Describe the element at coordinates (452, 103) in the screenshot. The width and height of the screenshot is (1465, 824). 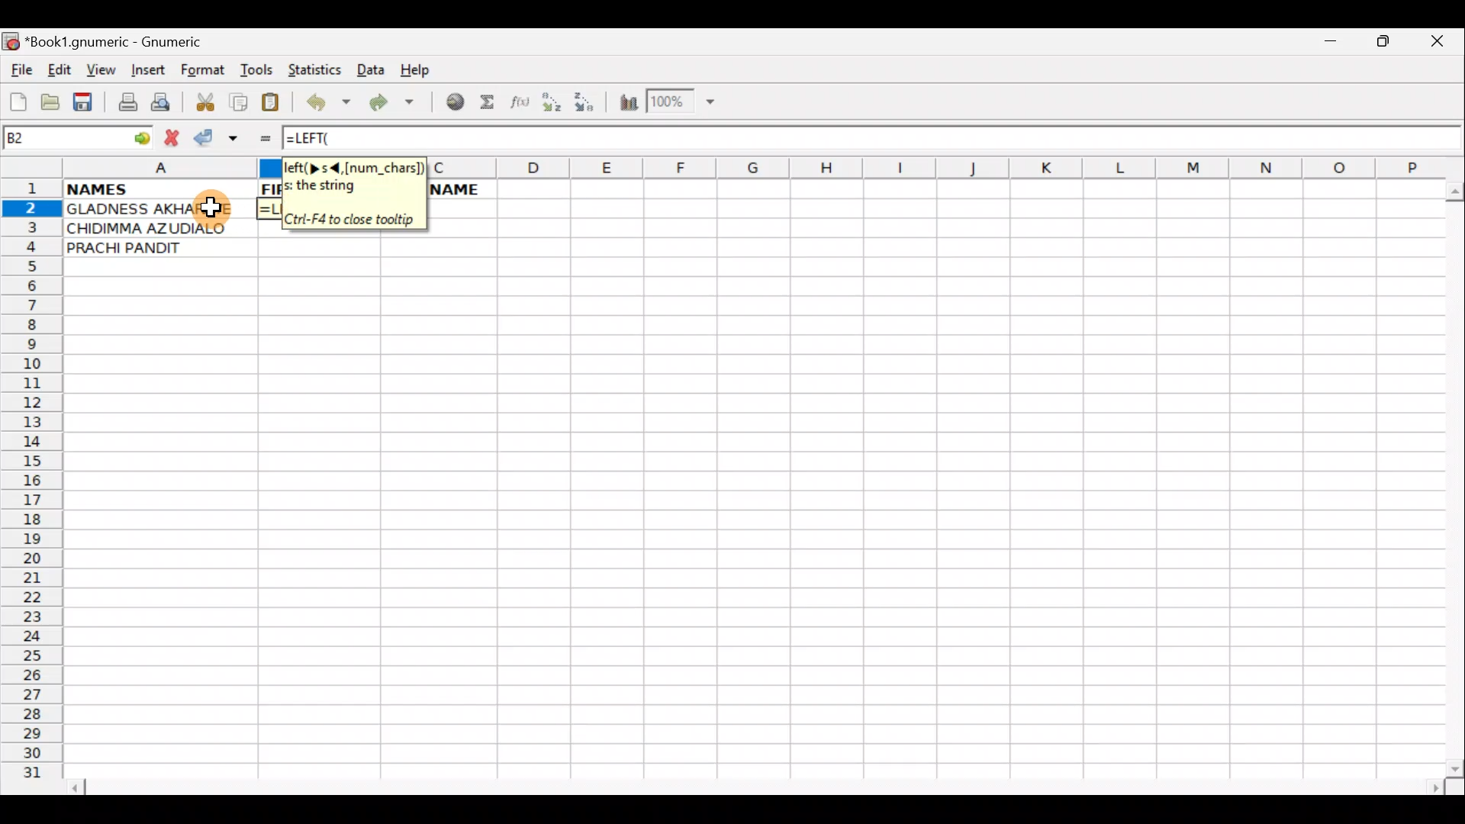
I see `Insert hyperlink` at that location.